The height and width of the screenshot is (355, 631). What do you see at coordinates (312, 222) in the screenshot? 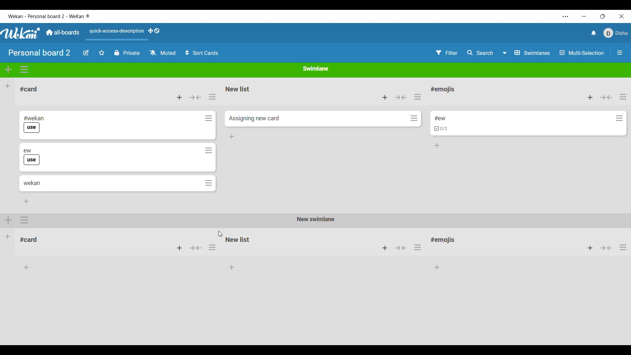
I see `New swimlane` at bounding box center [312, 222].